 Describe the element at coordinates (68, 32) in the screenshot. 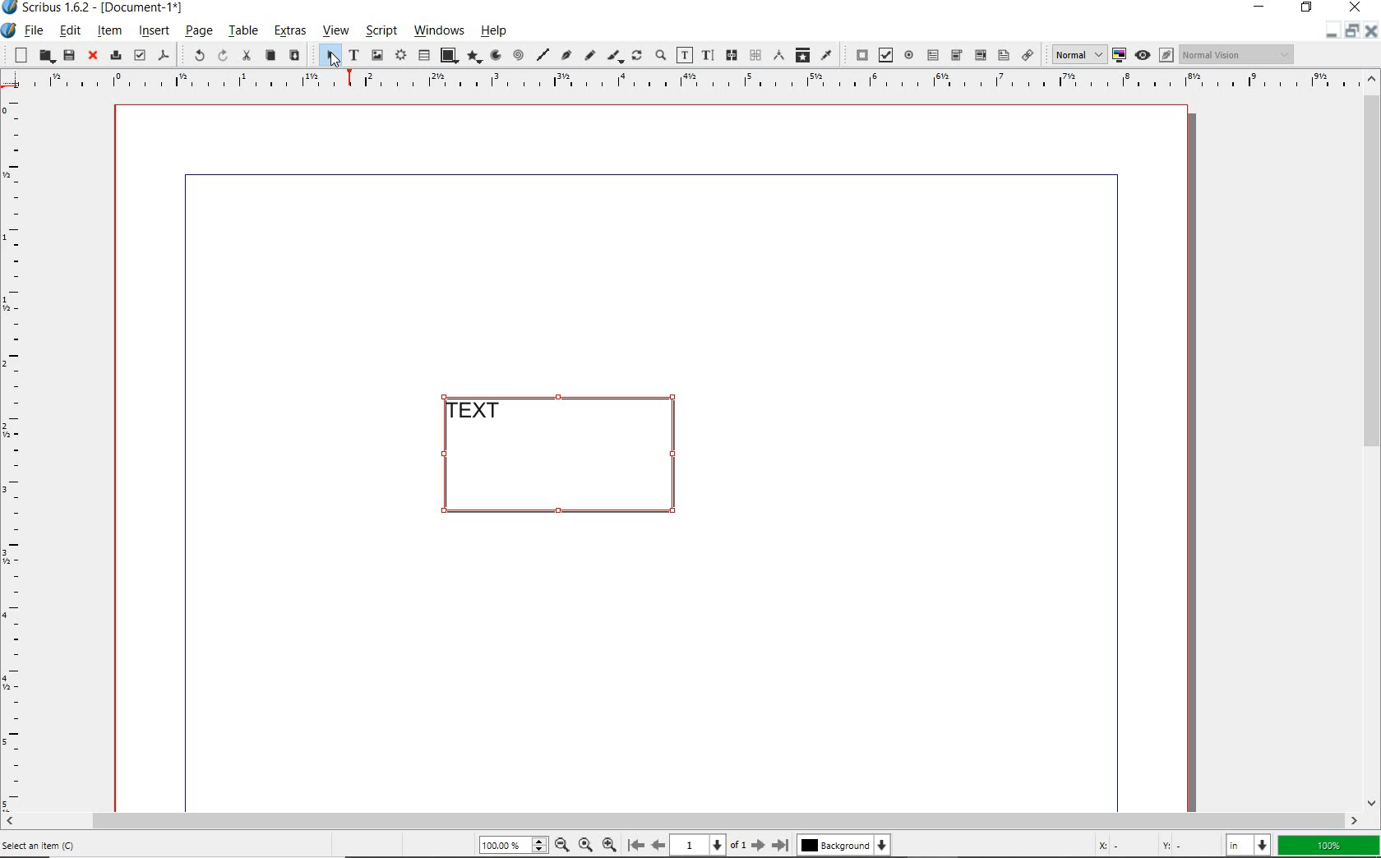

I see `edit` at that location.